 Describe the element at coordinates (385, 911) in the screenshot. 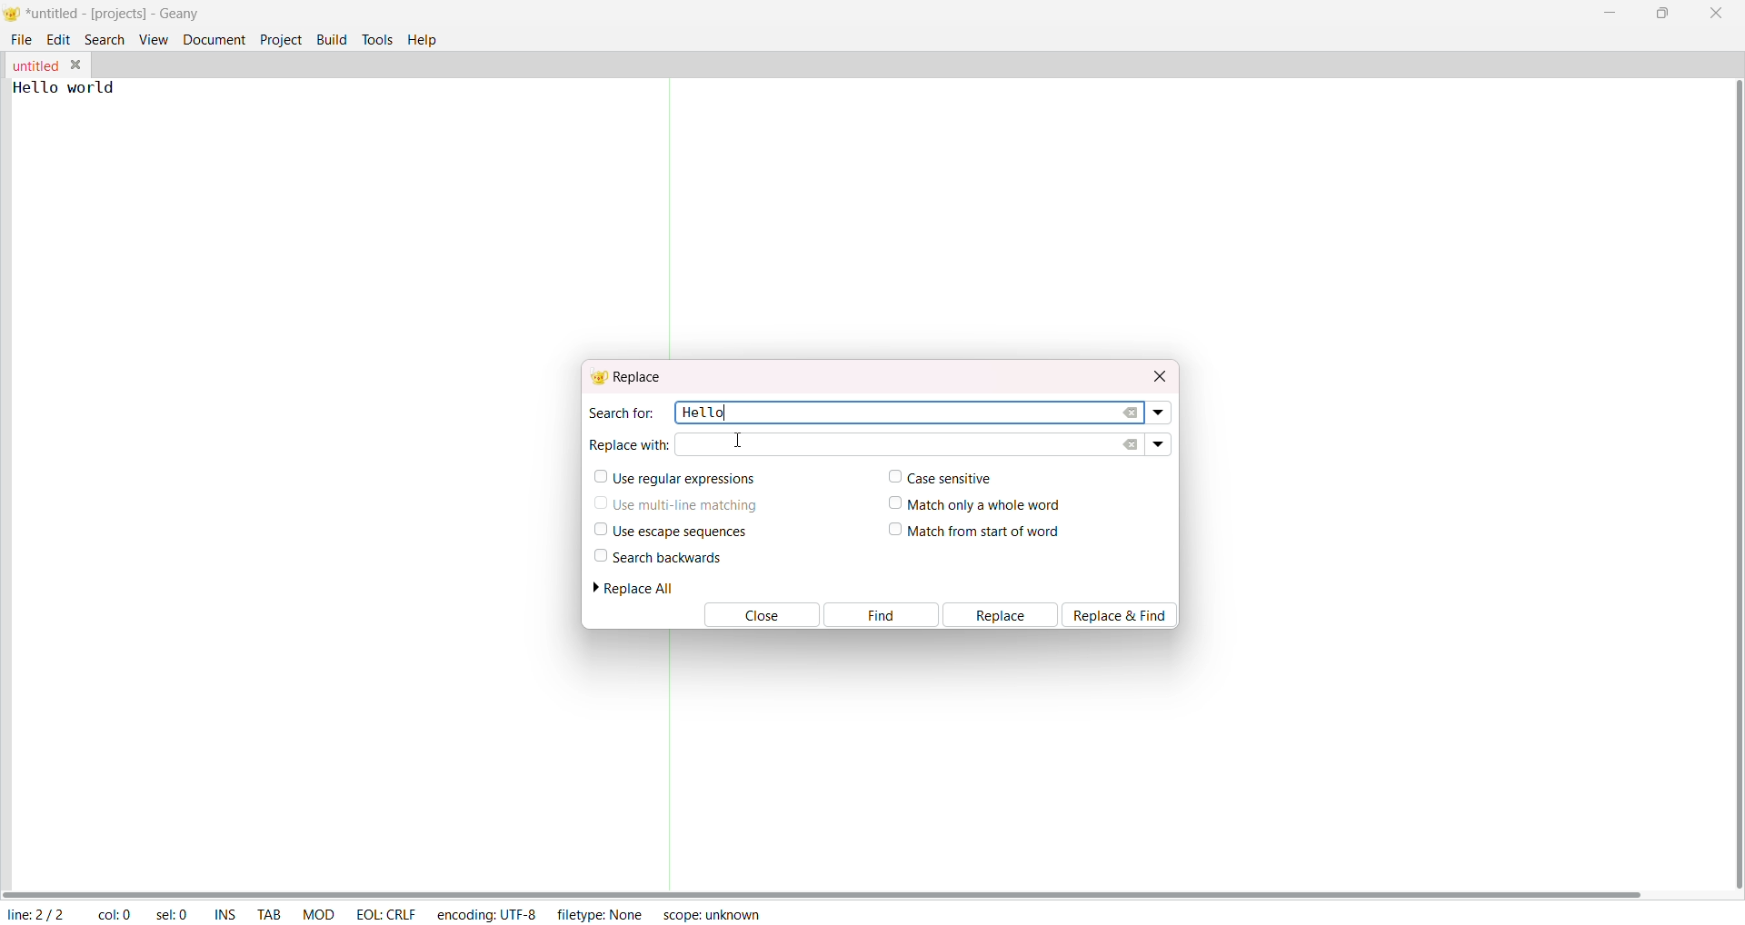

I see `EOL: CRLF` at that location.